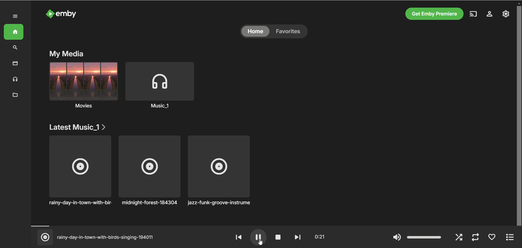 The width and height of the screenshot is (522, 248). I want to click on shuffle, so click(460, 238).